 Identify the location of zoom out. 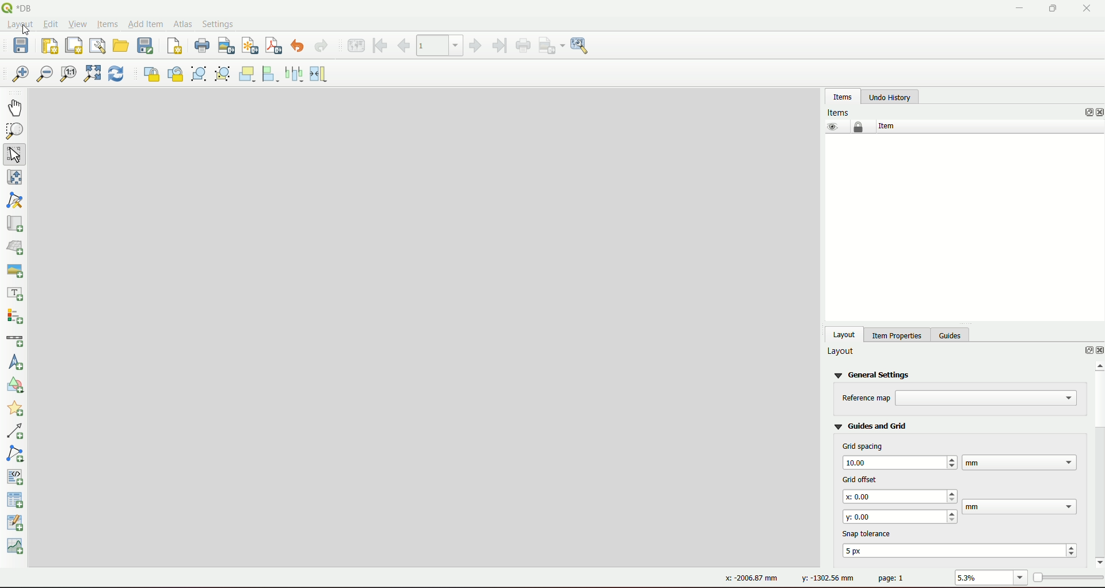
(45, 75).